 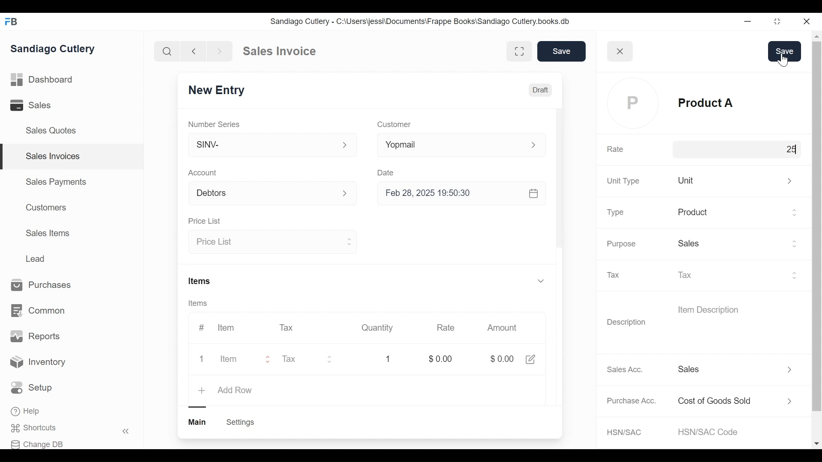 What do you see at coordinates (45, 285) in the screenshot?
I see `Purchases` at bounding box center [45, 285].